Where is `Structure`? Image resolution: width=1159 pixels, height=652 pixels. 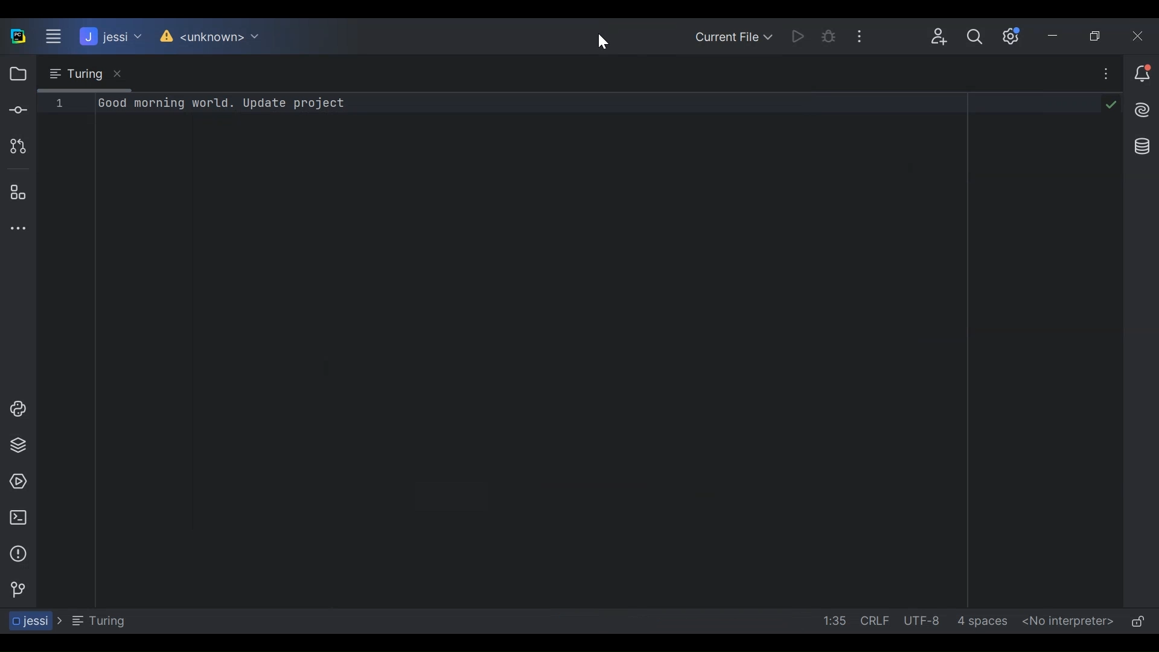
Structure is located at coordinates (17, 194).